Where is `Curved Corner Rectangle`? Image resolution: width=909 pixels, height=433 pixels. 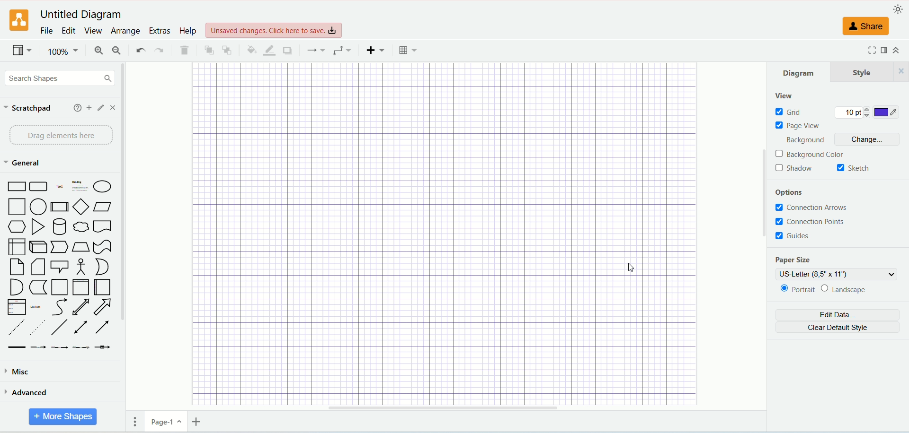 Curved Corner Rectangle is located at coordinates (39, 187).